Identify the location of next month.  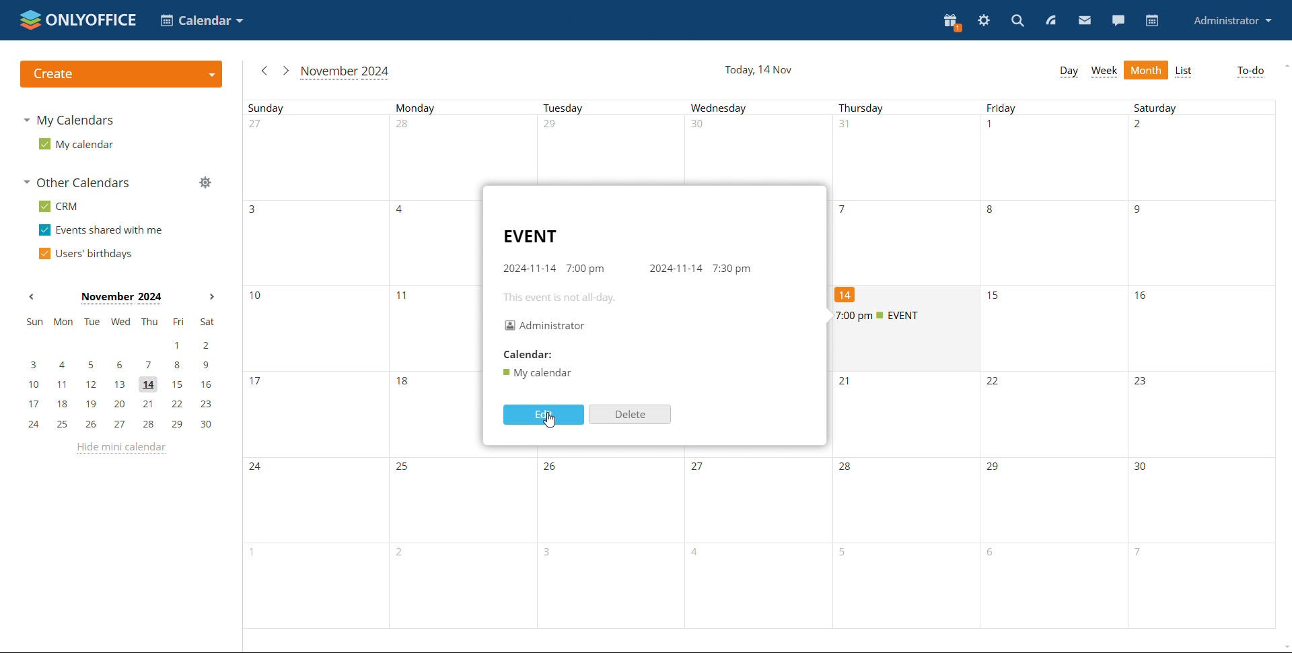
(213, 298).